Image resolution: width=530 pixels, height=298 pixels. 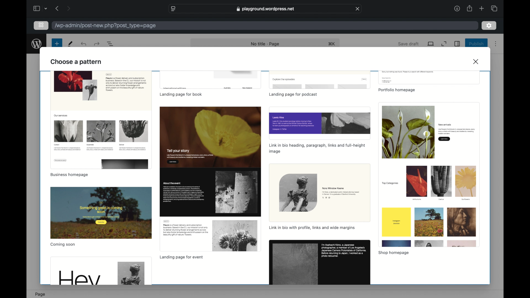 I want to click on preview, so click(x=320, y=263).